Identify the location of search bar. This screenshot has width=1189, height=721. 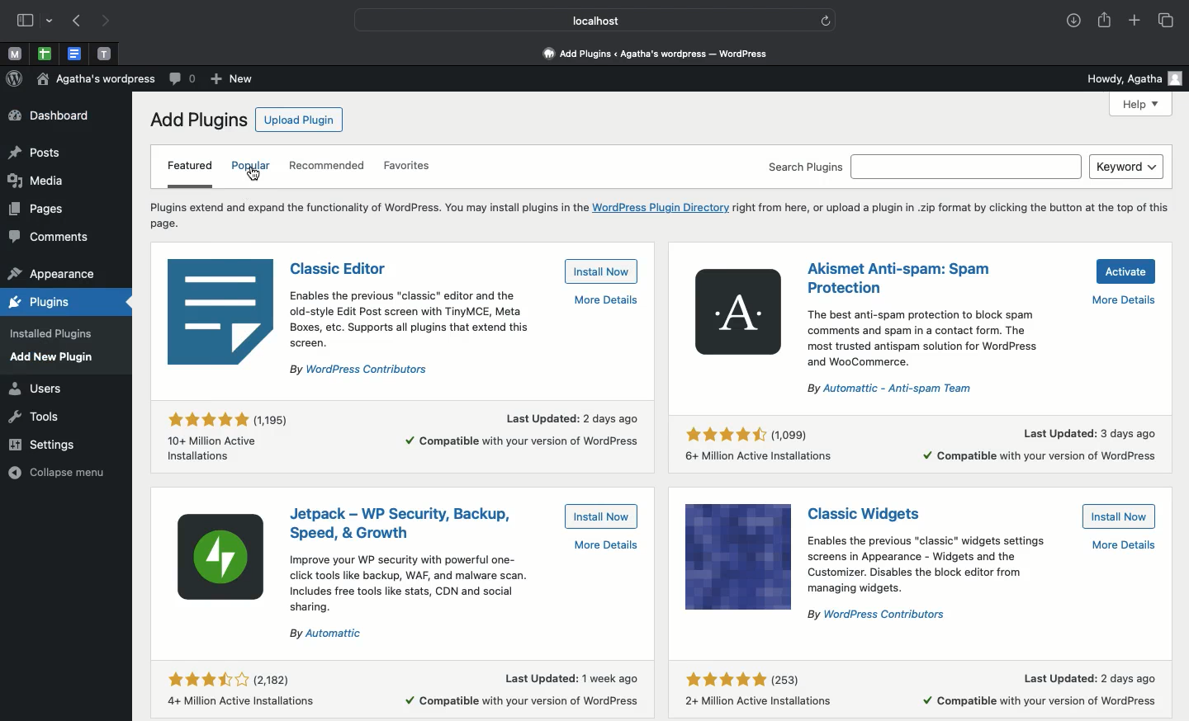
(968, 166).